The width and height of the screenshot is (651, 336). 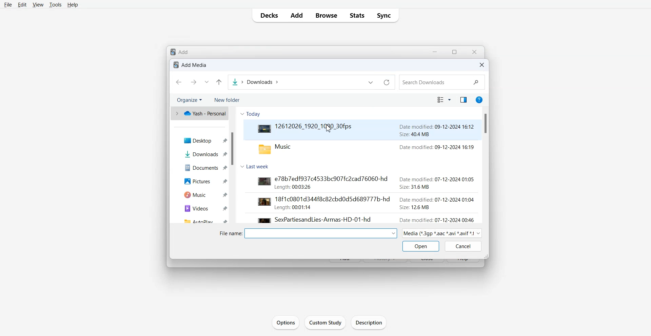 What do you see at coordinates (438, 179) in the screenshot?
I see `date modified` at bounding box center [438, 179].